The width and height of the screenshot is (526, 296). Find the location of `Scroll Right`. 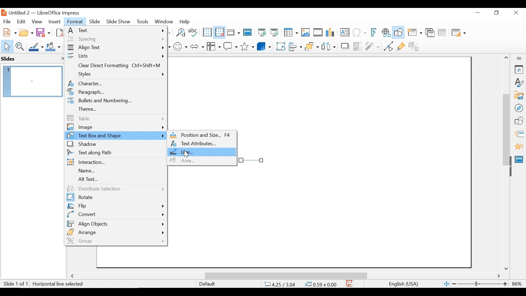

Scroll Right is located at coordinates (499, 276).